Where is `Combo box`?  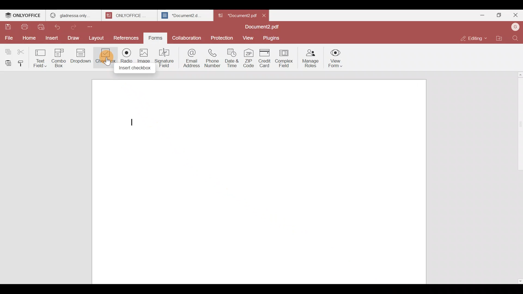 Combo box is located at coordinates (59, 57).